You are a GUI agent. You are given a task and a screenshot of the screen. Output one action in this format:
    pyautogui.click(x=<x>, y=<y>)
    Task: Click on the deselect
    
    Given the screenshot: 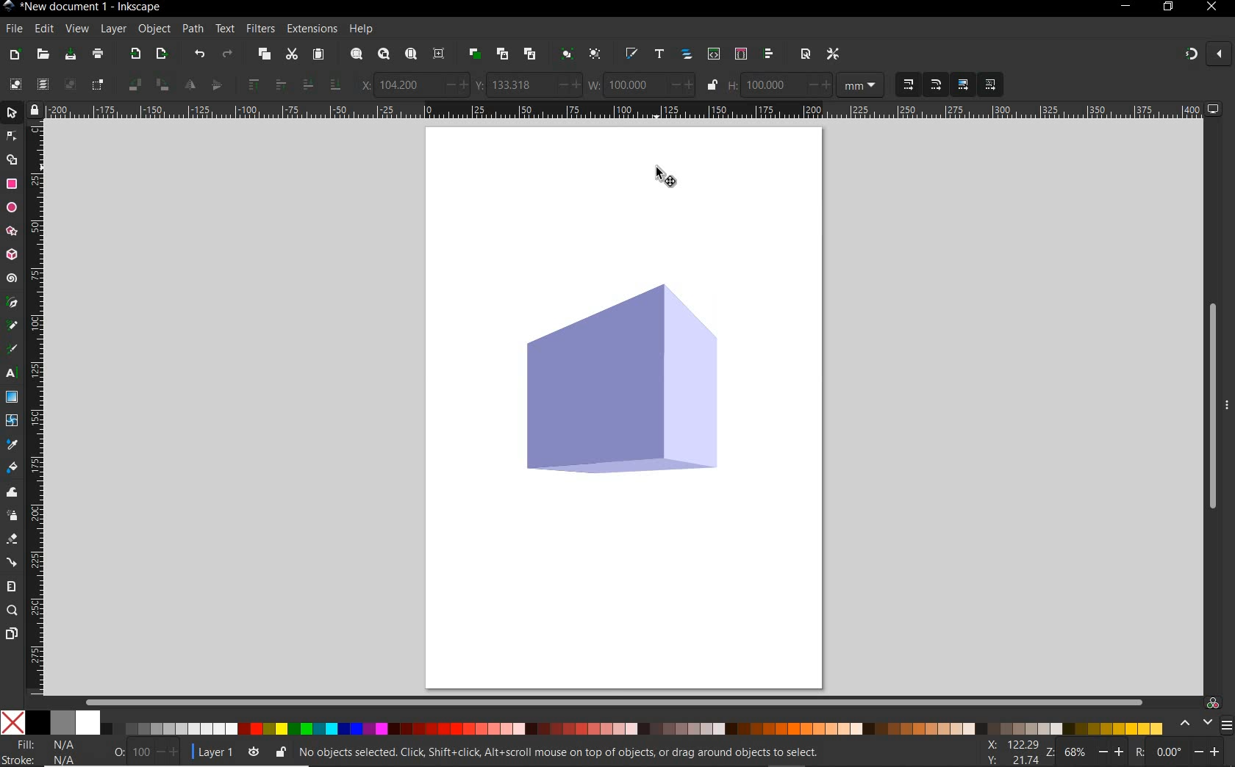 What is the action you would take?
    pyautogui.click(x=69, y=85)
    